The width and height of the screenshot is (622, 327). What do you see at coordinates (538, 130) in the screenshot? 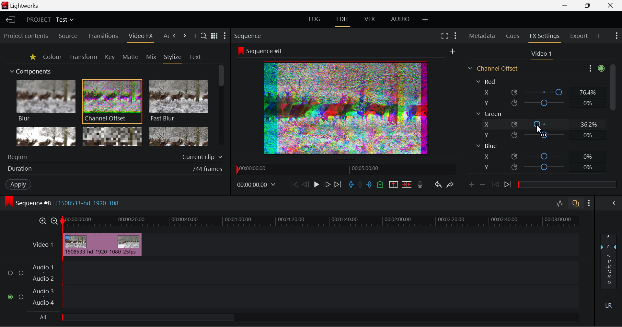
I see `MOUSE_UP Cursor Position` at bounding box center [538, 130].